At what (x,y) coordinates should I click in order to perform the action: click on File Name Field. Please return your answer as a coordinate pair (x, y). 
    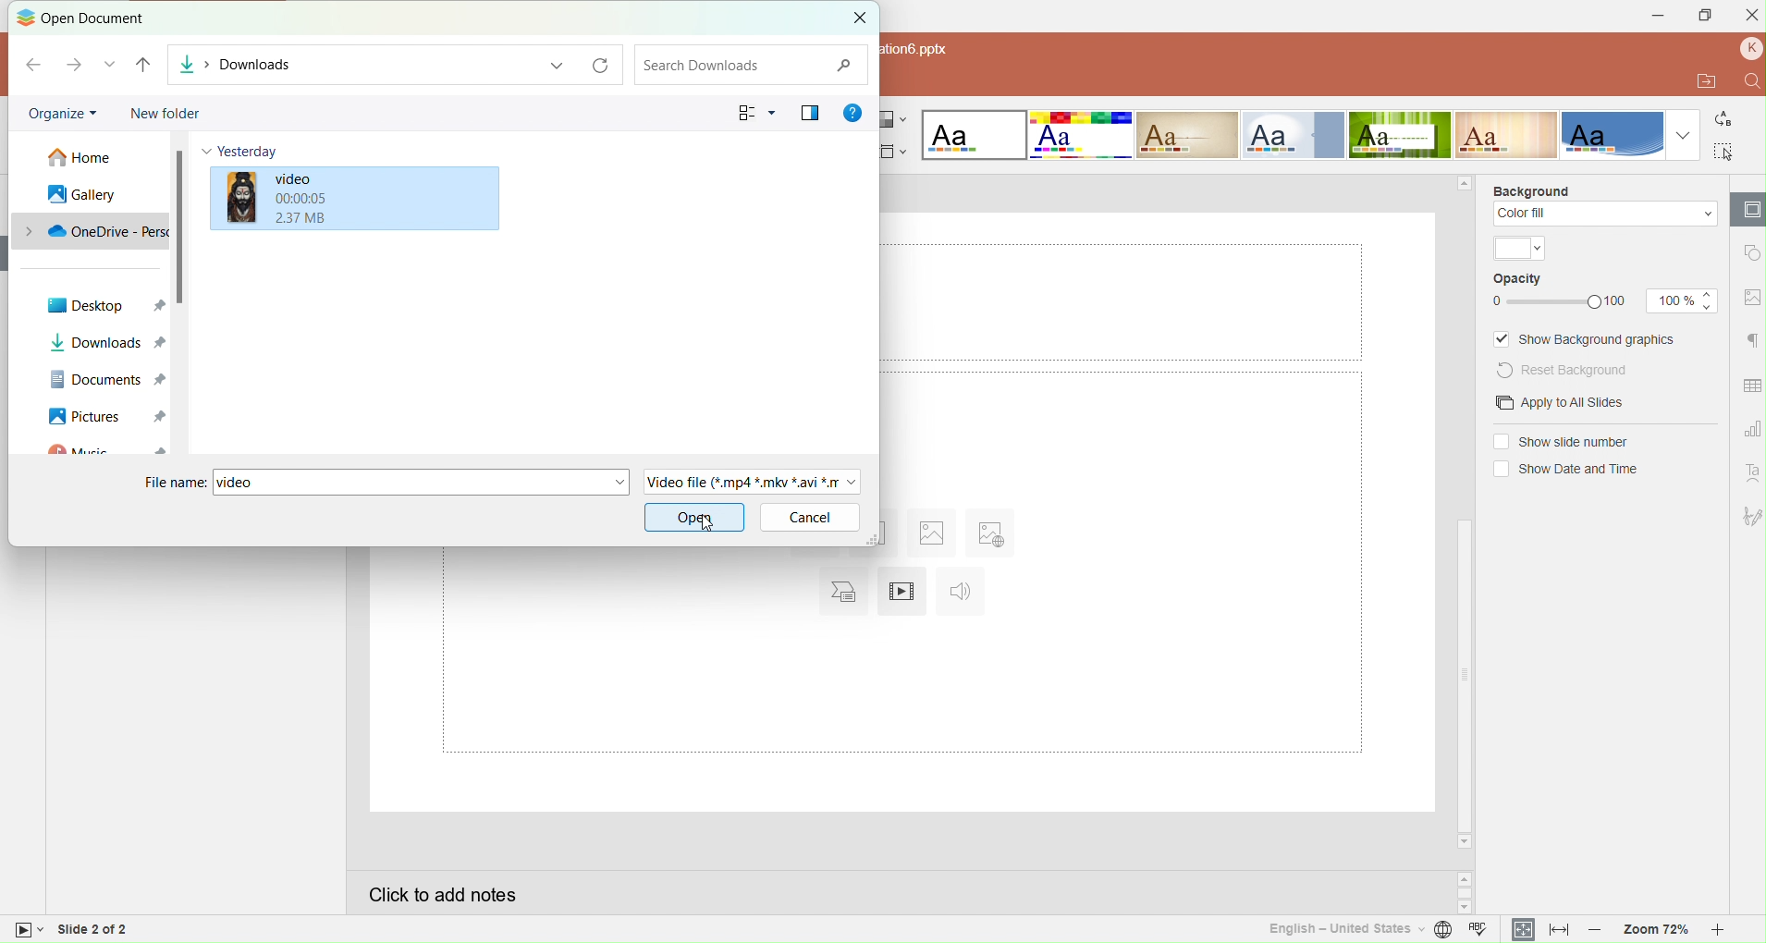
    Looking at the image, I should click on (420, 484).